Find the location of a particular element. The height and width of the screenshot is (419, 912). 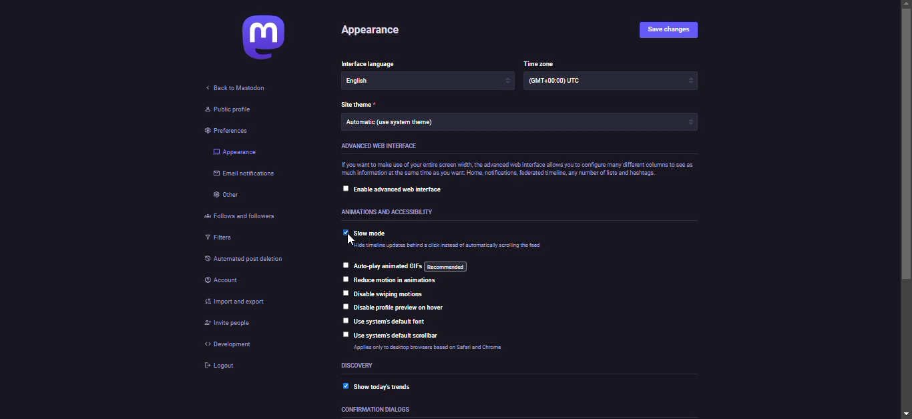

theme is located at coordinates (363, 105).